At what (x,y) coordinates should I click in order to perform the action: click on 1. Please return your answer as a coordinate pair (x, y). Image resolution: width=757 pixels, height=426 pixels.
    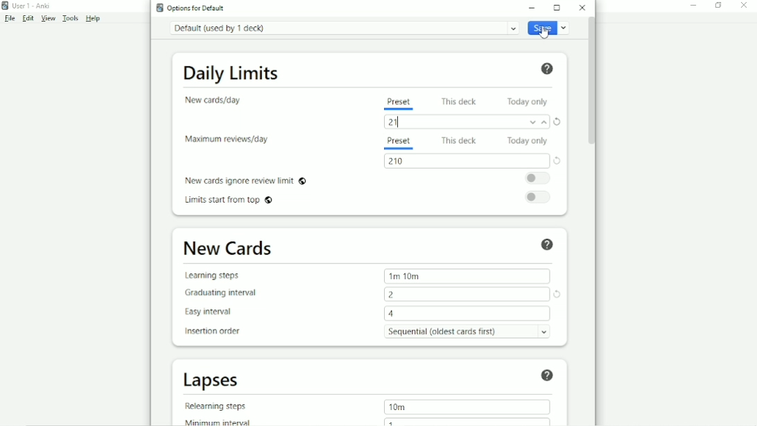
    Looking at the image, I should click on (391, 422).